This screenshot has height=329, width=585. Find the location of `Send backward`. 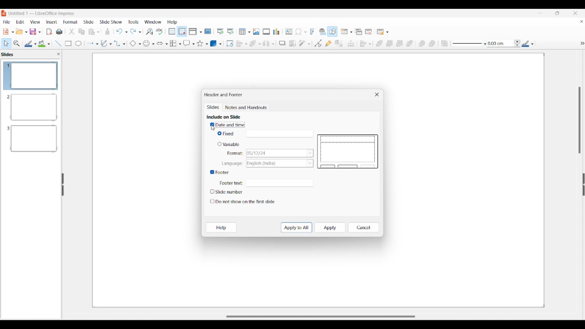

Send backward is located at coordinates (400, 43).